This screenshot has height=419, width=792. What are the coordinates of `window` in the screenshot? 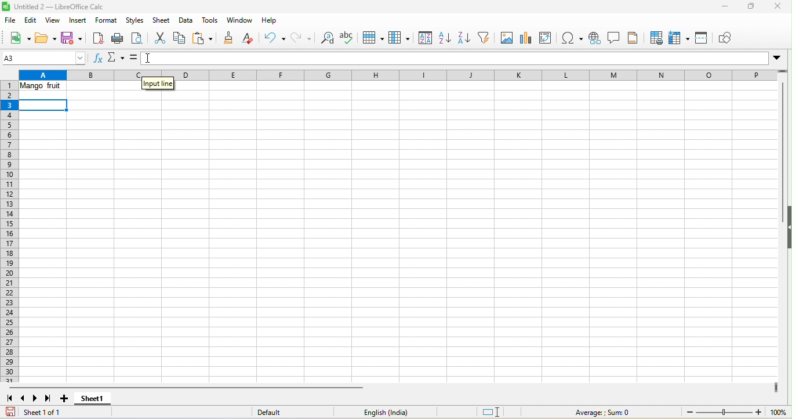 It's located at (239, 20).